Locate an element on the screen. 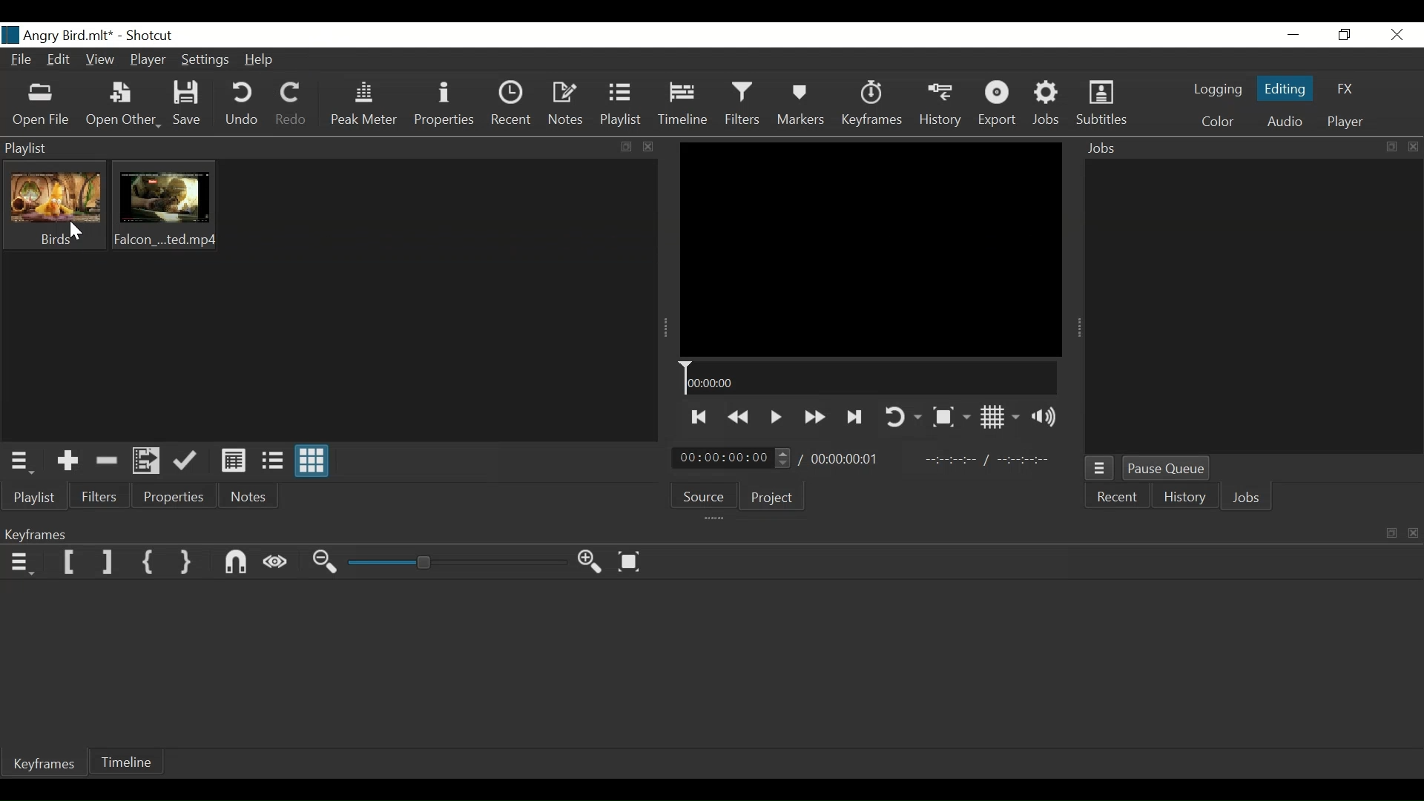  Player is located at coordinates (149, 59).